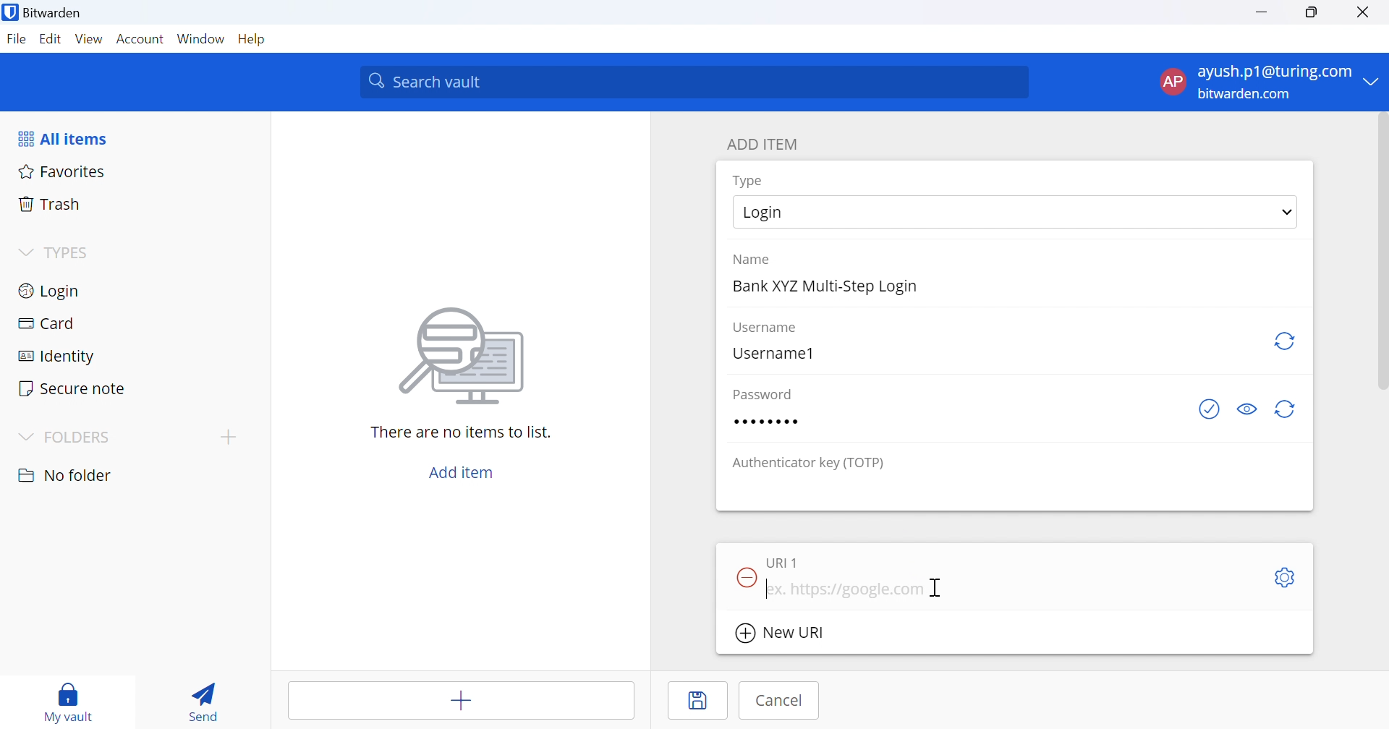 Image resolution: width=1389 pixels, height=729 pixels. What do you see at coordinates (252, 40) in the screenshot?
I see `Help` at bounding box center [252, 40].